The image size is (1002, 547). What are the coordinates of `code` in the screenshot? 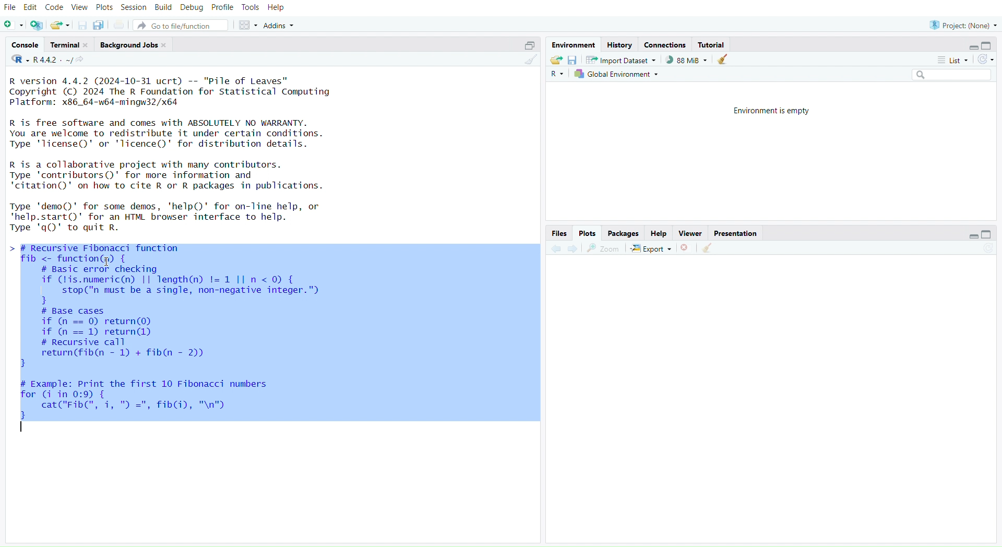 It's located at (54, 7).